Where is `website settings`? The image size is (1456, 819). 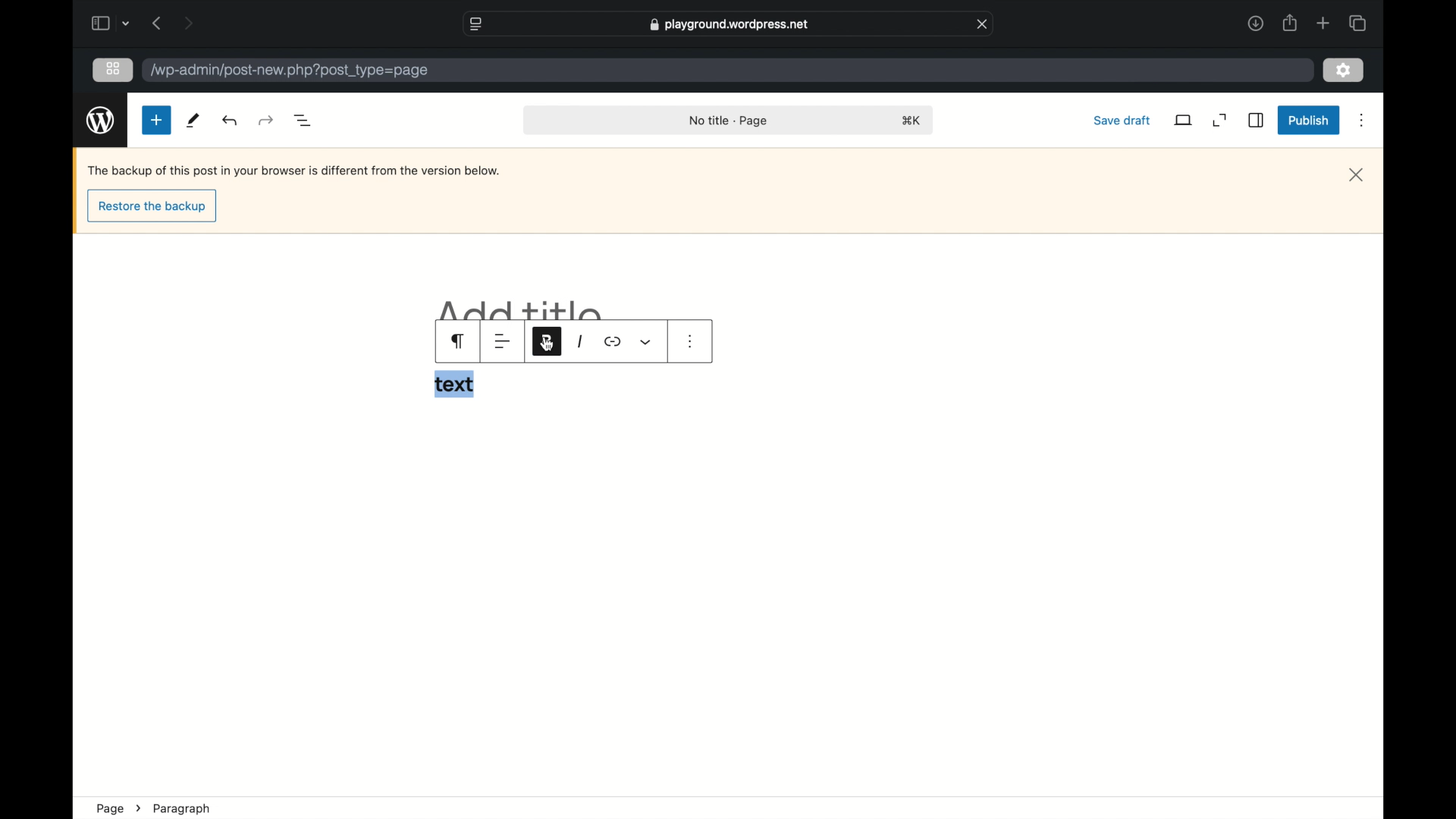 website settings is located at coordinates (475, 23).